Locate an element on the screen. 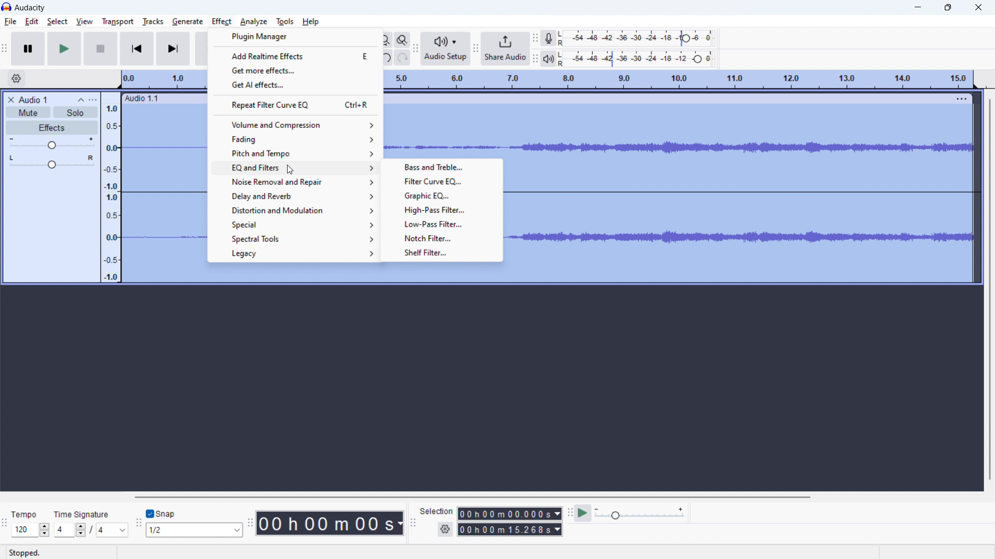 The height and width of the screenshot is (559, 995). view is located at coordinates (84, 21).